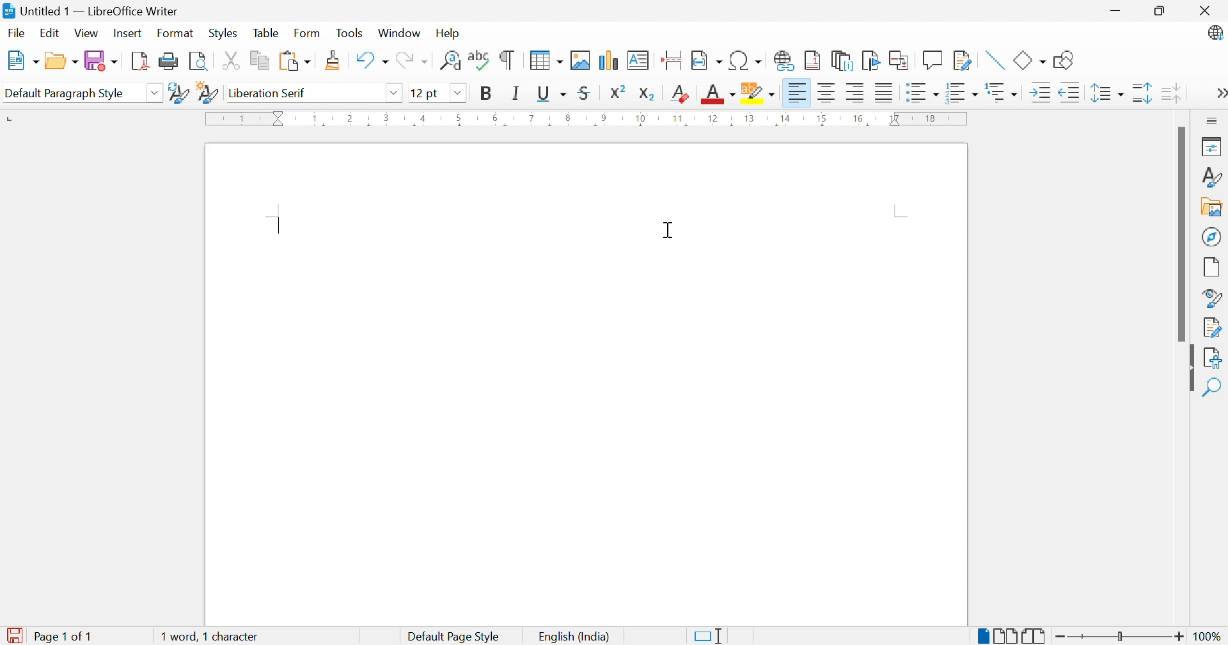 This screenshot has height=645, width=1228. I want to click on New Style From Selection, so click(209, 93).